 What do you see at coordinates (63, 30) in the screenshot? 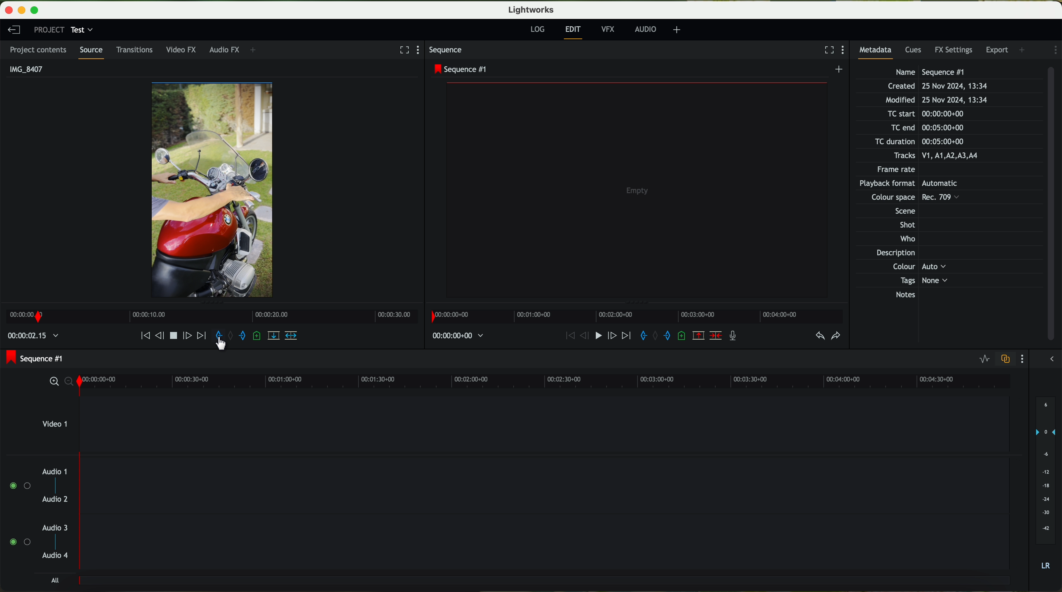
I see `project: test` at bounding box center [63, 30].